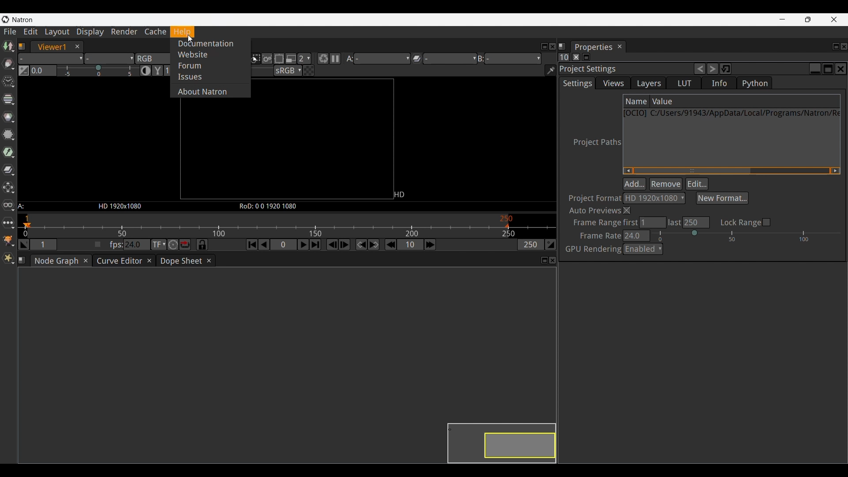 The image size is (848, 477). I want to click on 10, so click(410, 244).